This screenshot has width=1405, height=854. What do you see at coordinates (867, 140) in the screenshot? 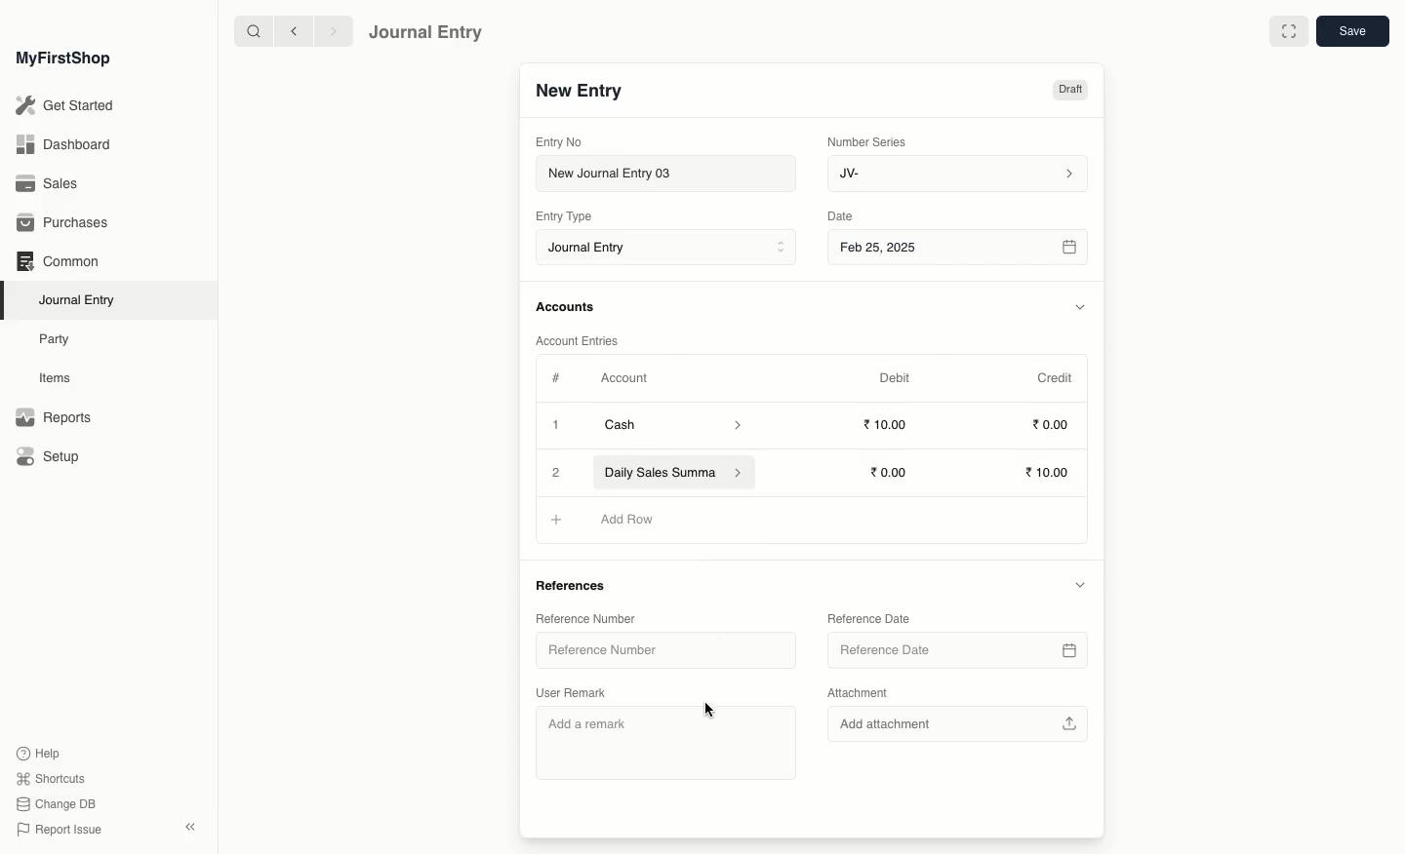
I see `‘Number Series` at bounding box center [867, 140].